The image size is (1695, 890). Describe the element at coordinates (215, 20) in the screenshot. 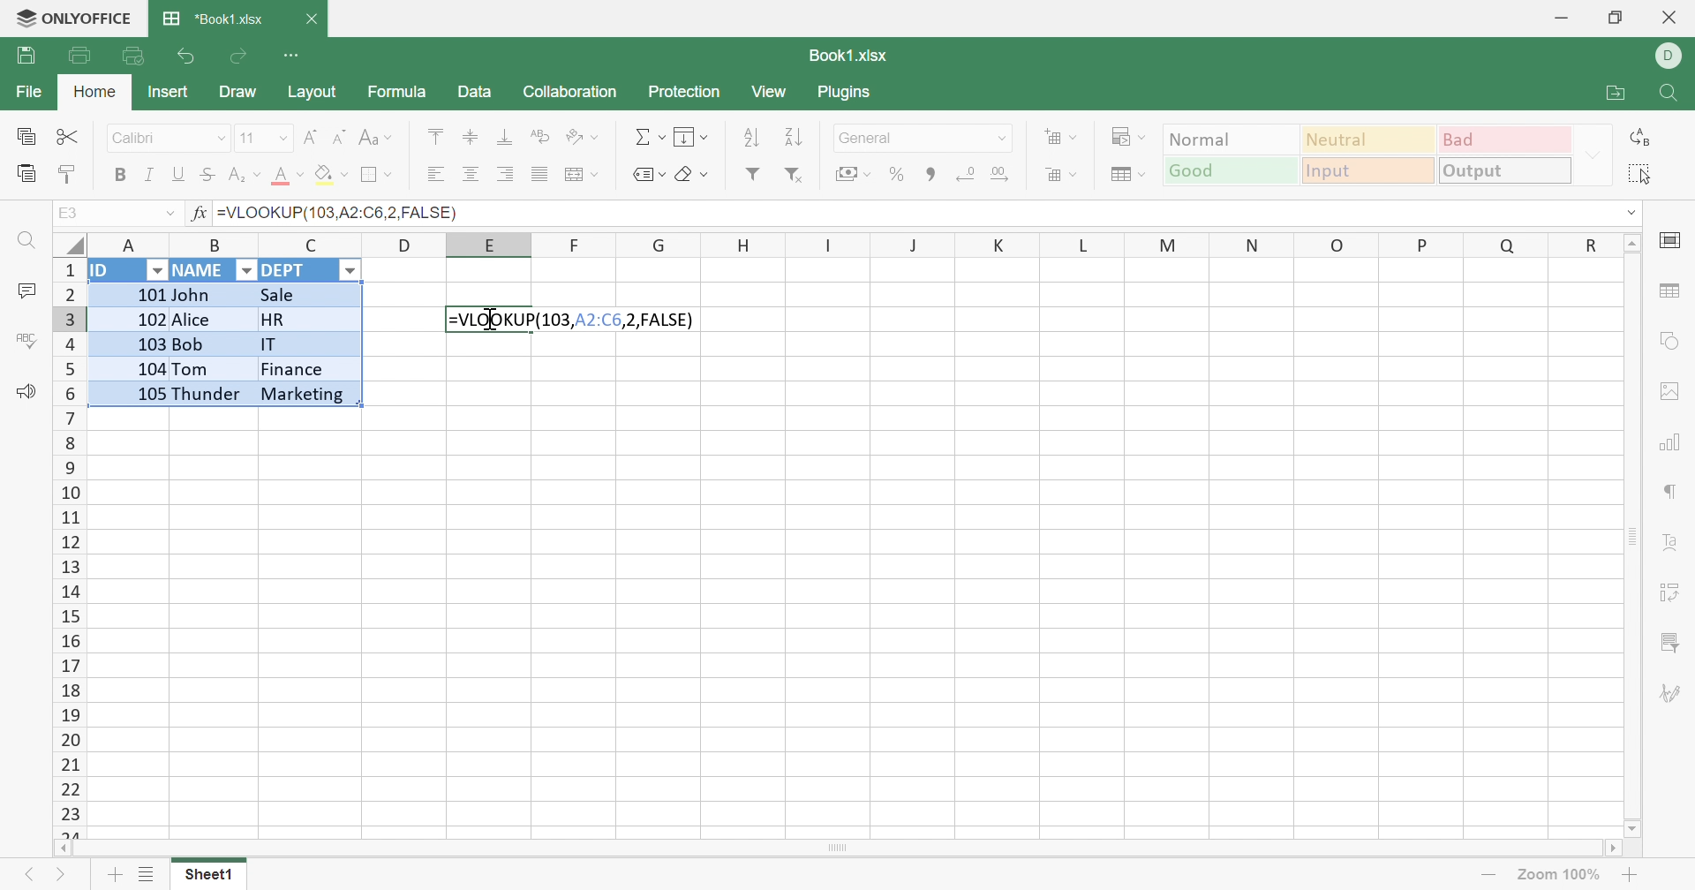

I see `*Book1.xlsx` at that location.